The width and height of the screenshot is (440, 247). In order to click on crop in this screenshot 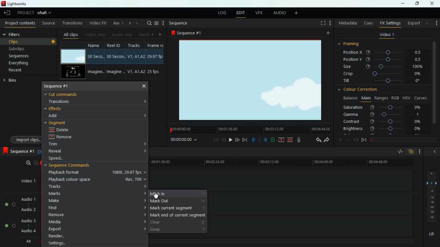, I will do `click(381, 74)`.